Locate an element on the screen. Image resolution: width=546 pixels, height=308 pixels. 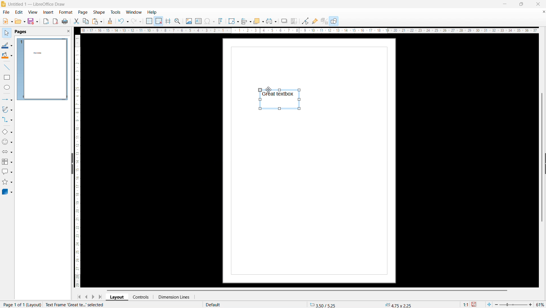
connectors is located at coordinates (7, 120).